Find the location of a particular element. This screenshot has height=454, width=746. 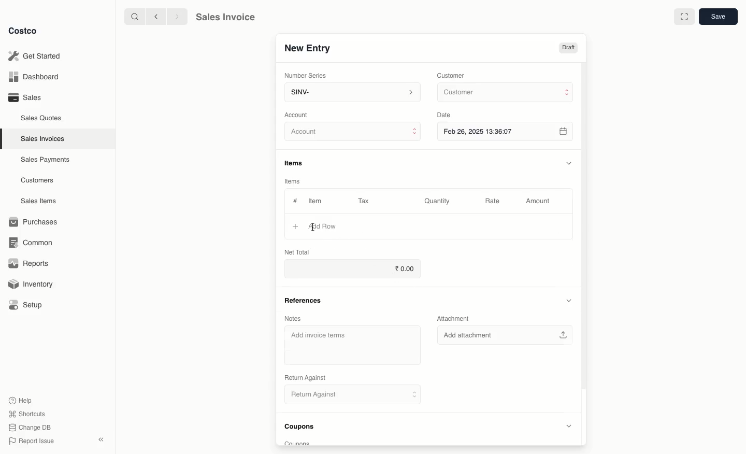

# is located at coordinates (295, 200).